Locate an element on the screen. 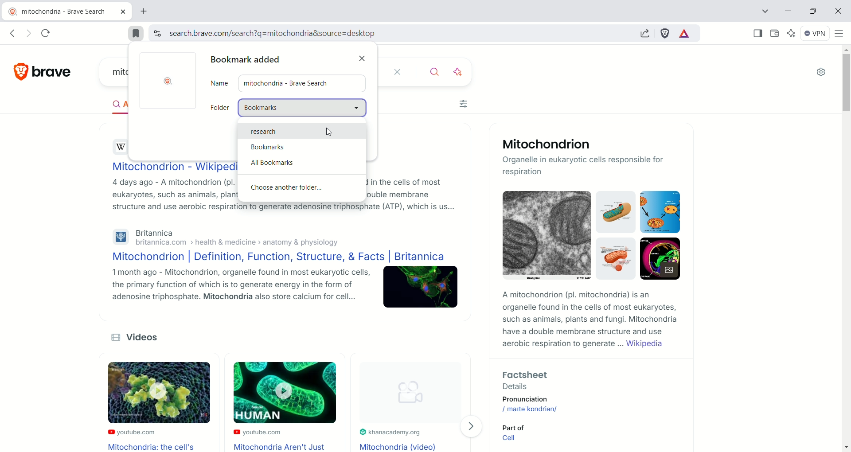  leo AI is located at coordinates (794, 33).